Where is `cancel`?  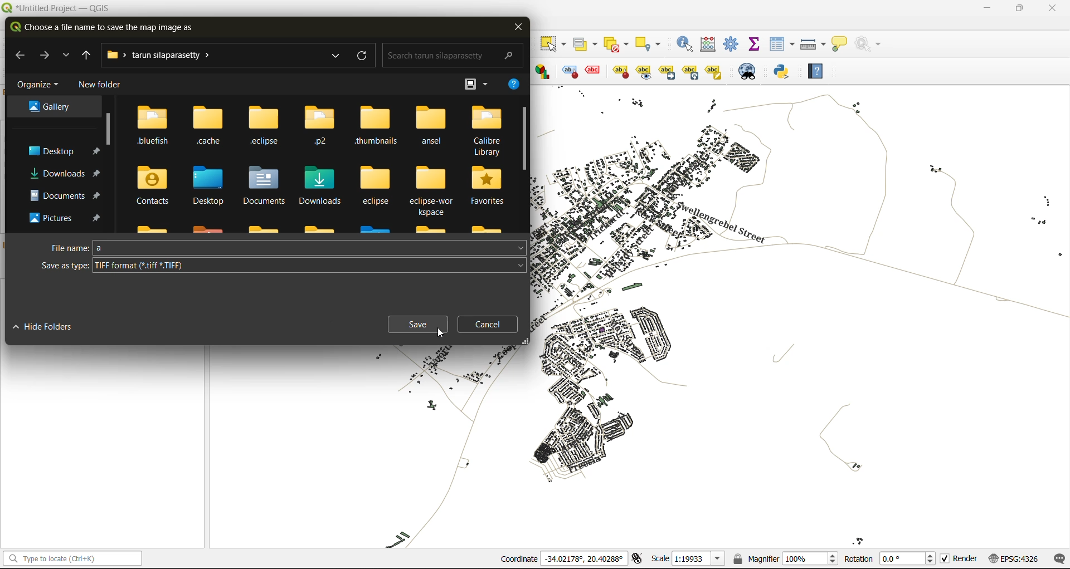 cancel is located at coordinates (488, 325).